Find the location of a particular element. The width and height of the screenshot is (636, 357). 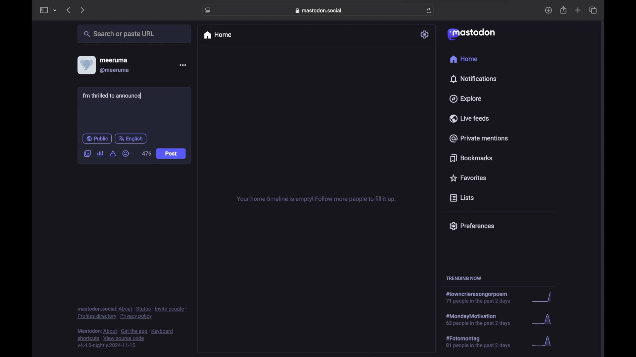

explore is located at coordinates (466, 99).